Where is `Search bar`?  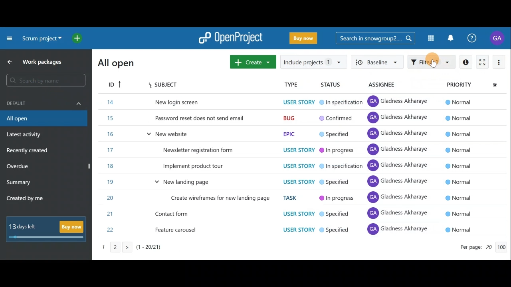
Search bar is located at coordinates (45, 82).